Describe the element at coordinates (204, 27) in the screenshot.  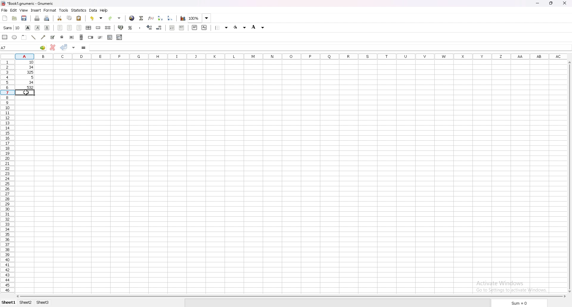
I see `subscript` at that location.